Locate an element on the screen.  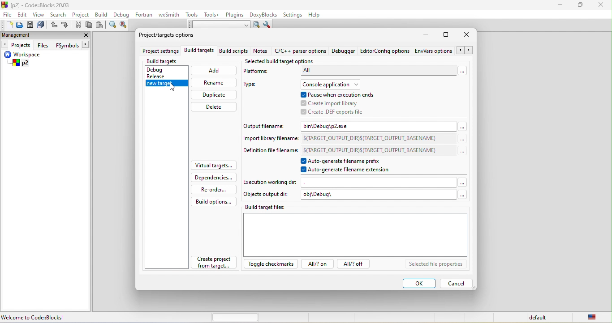
fortran is located at coordinates (145, 16).